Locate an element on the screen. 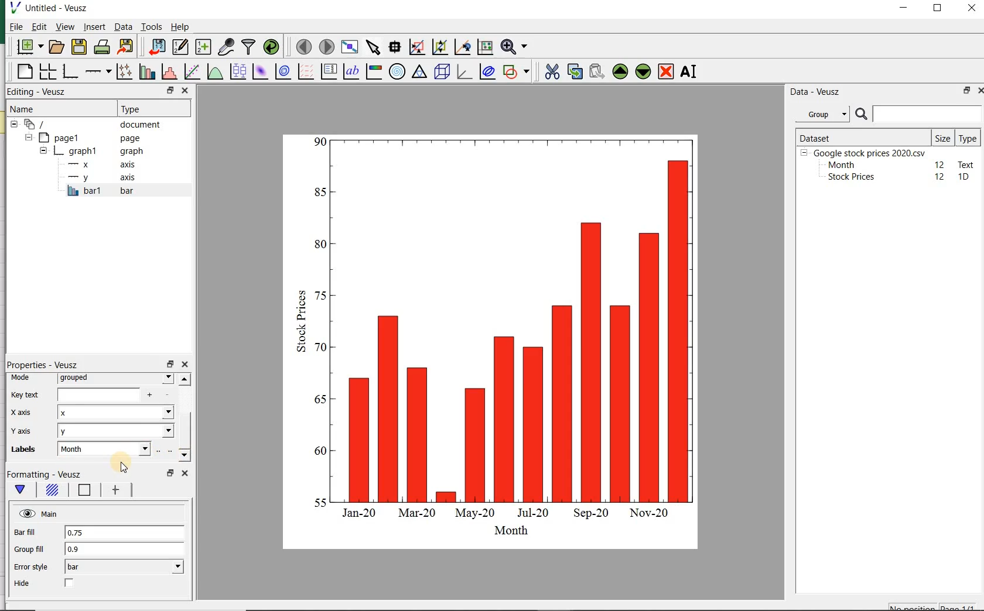  Data - Veusz is located at coordinates (816, 91).